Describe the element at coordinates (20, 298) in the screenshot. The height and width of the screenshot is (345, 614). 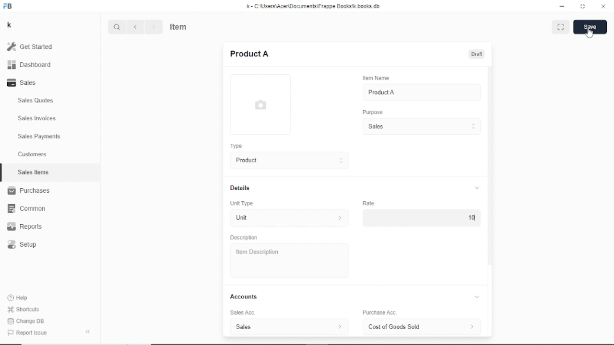
I see `Help` at that location.